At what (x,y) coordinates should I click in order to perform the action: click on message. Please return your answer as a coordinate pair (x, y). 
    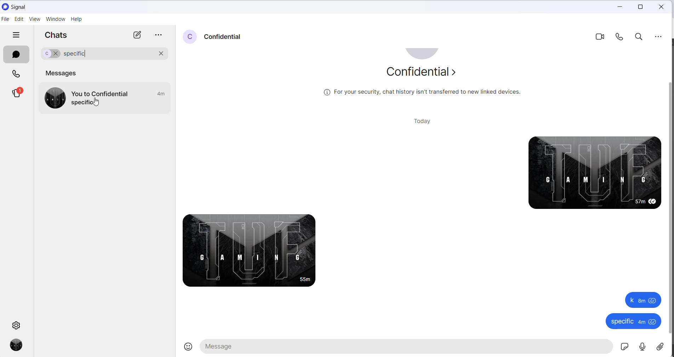
    Looking at the image, I should click on (85, 103).